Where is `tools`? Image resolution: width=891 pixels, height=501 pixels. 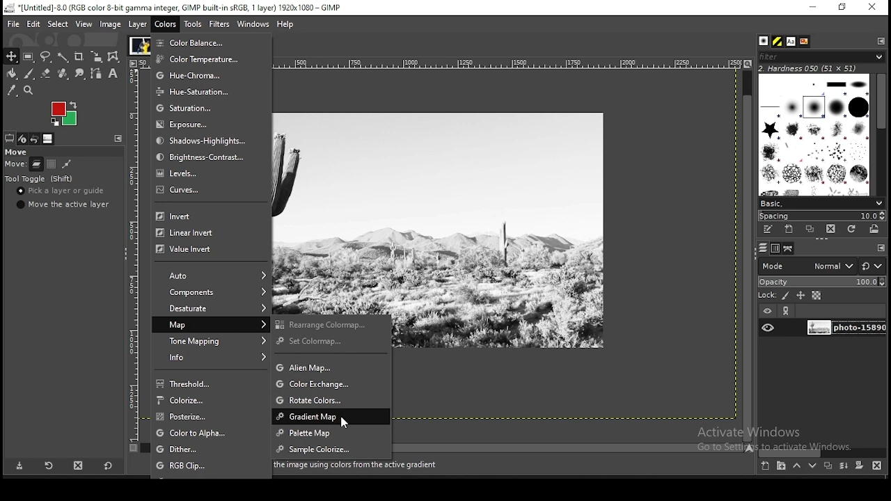
tools is located at coordinates (194, 23).